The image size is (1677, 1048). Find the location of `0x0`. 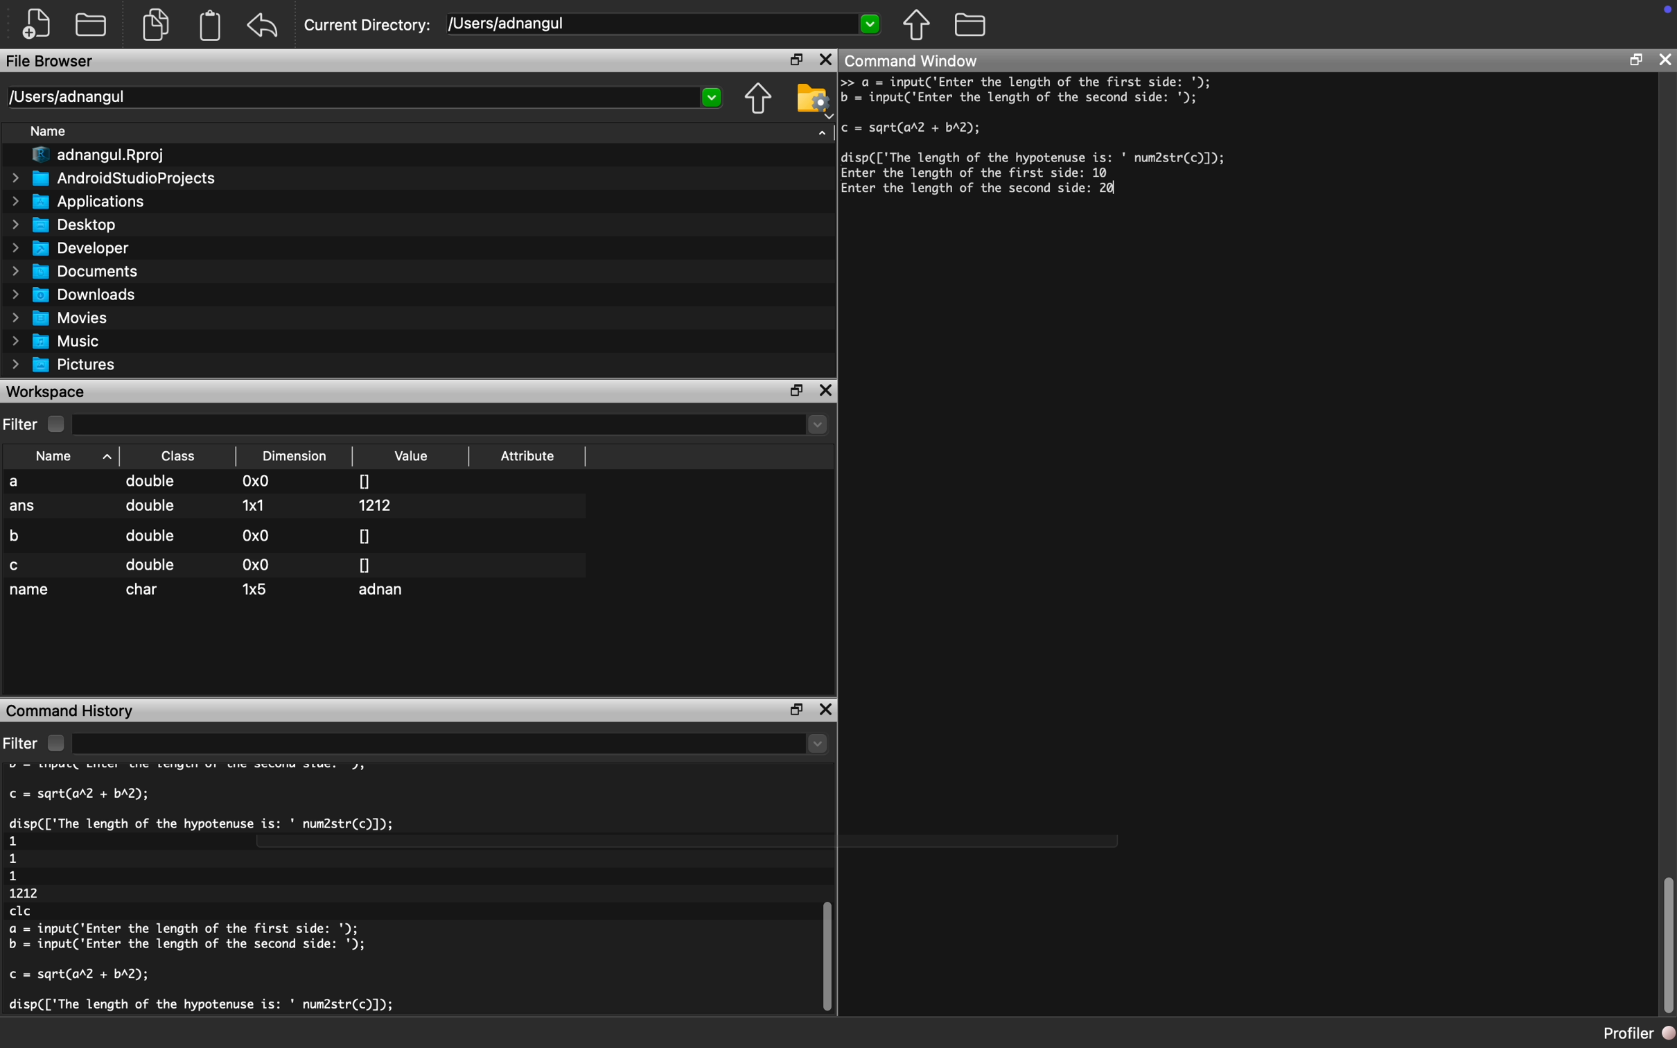

0x0 is located at coordinates (257, 535).